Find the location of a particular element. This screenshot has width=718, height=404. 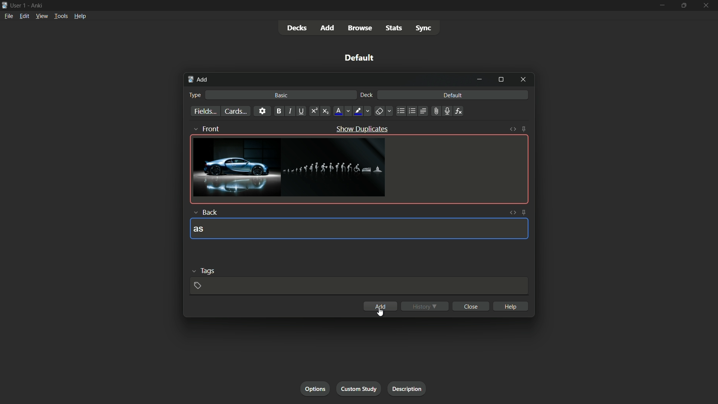

alignment is located at coordinates (424, 111).